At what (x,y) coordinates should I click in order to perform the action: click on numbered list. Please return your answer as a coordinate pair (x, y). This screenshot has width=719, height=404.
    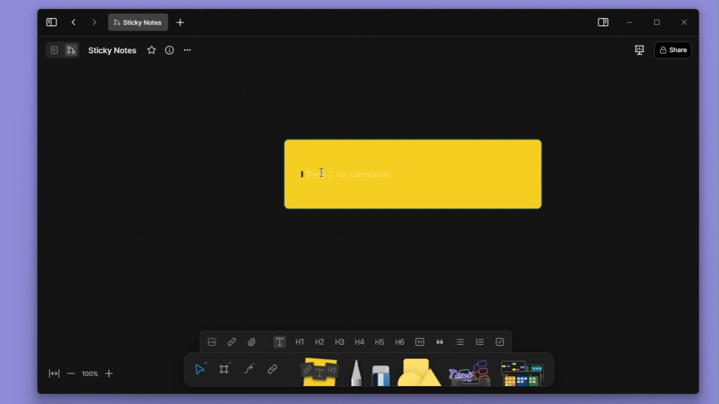
    Looking at the image, I should click on (480, 342).